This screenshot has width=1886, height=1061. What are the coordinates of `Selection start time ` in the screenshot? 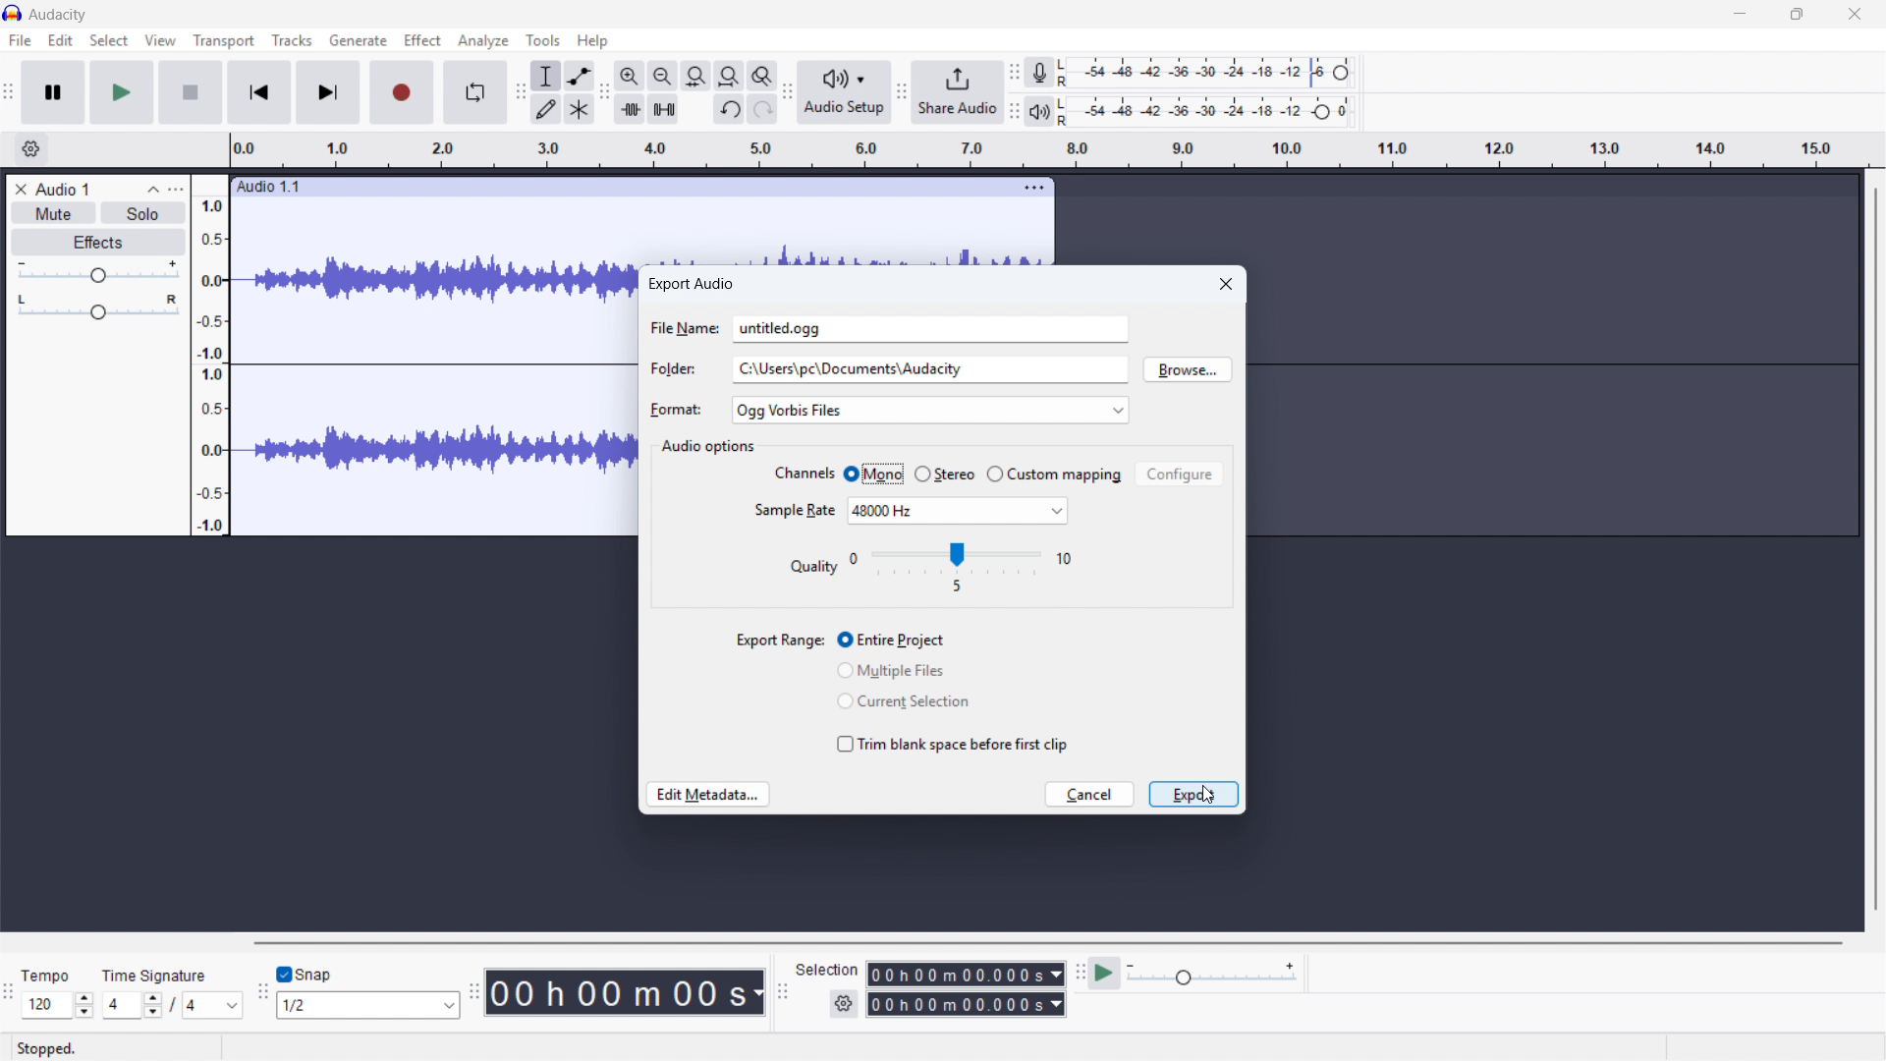 It's located at (965, 974).